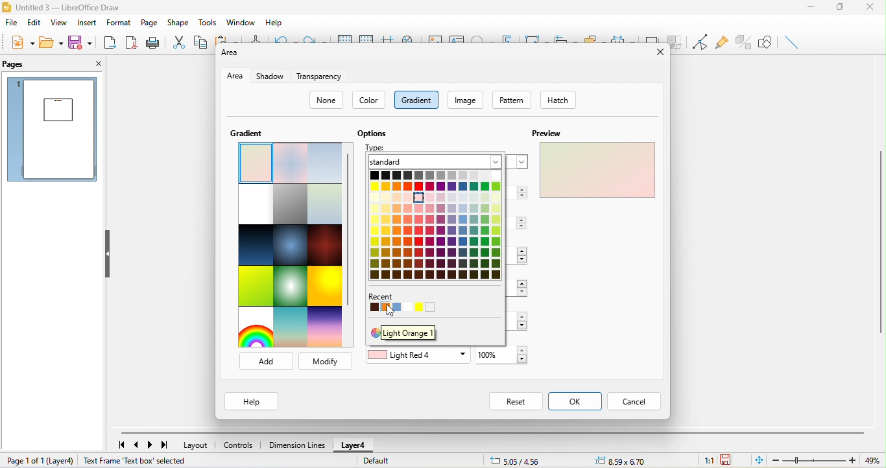  What do you see at coordinates (523, 287) in the screenshot?
I see `transition-0%` at bounding box center [523, 287].